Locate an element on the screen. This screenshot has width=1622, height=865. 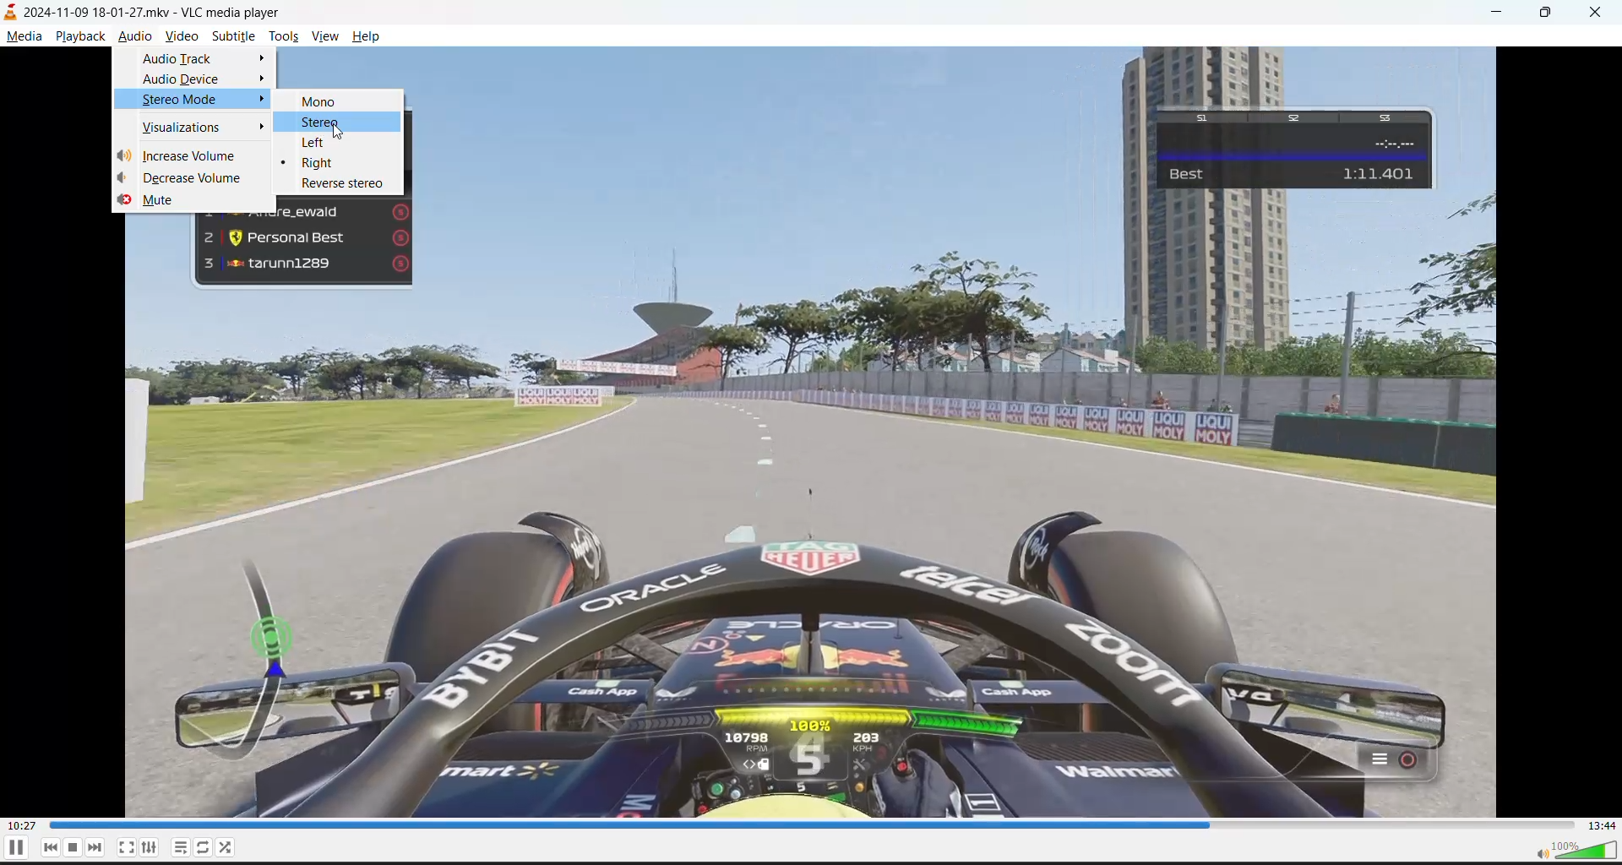
preview is located at coordinates (1293, 250).